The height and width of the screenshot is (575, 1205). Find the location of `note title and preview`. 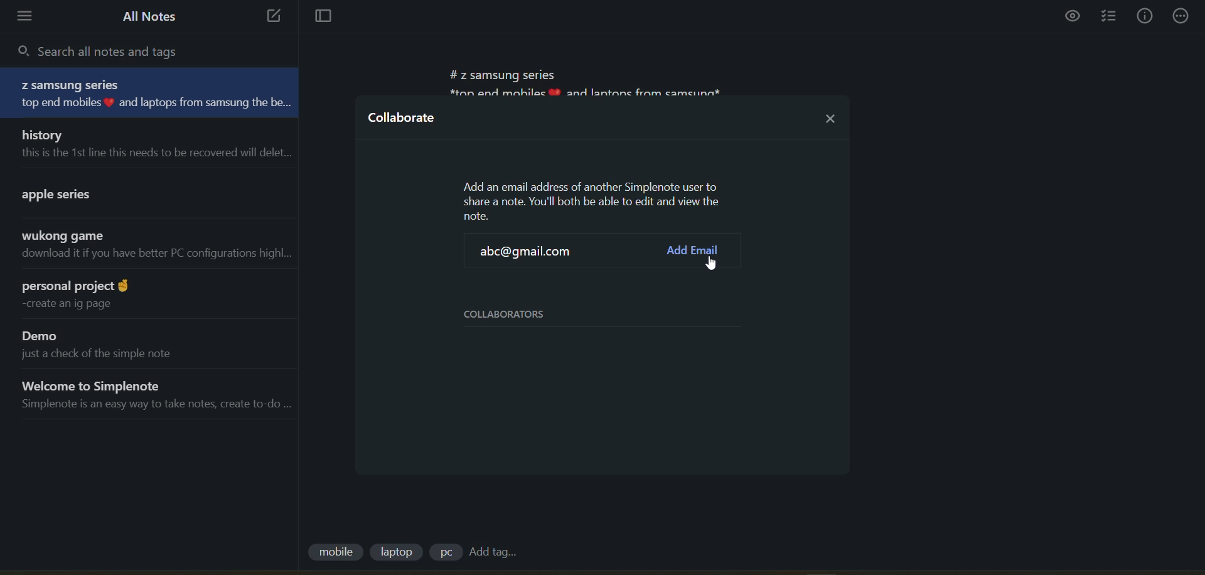

note title and preview is located at coordinates (147, 247).